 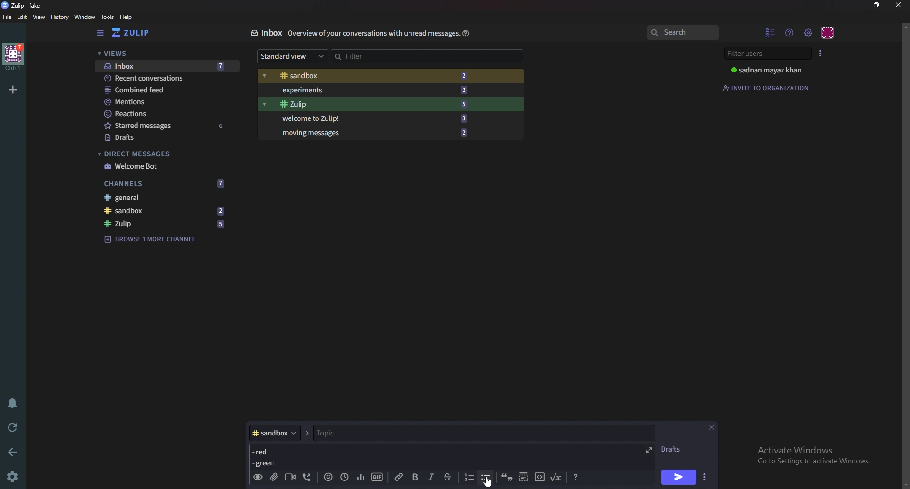 I want to click on Resize, so click(x=878, y=5).